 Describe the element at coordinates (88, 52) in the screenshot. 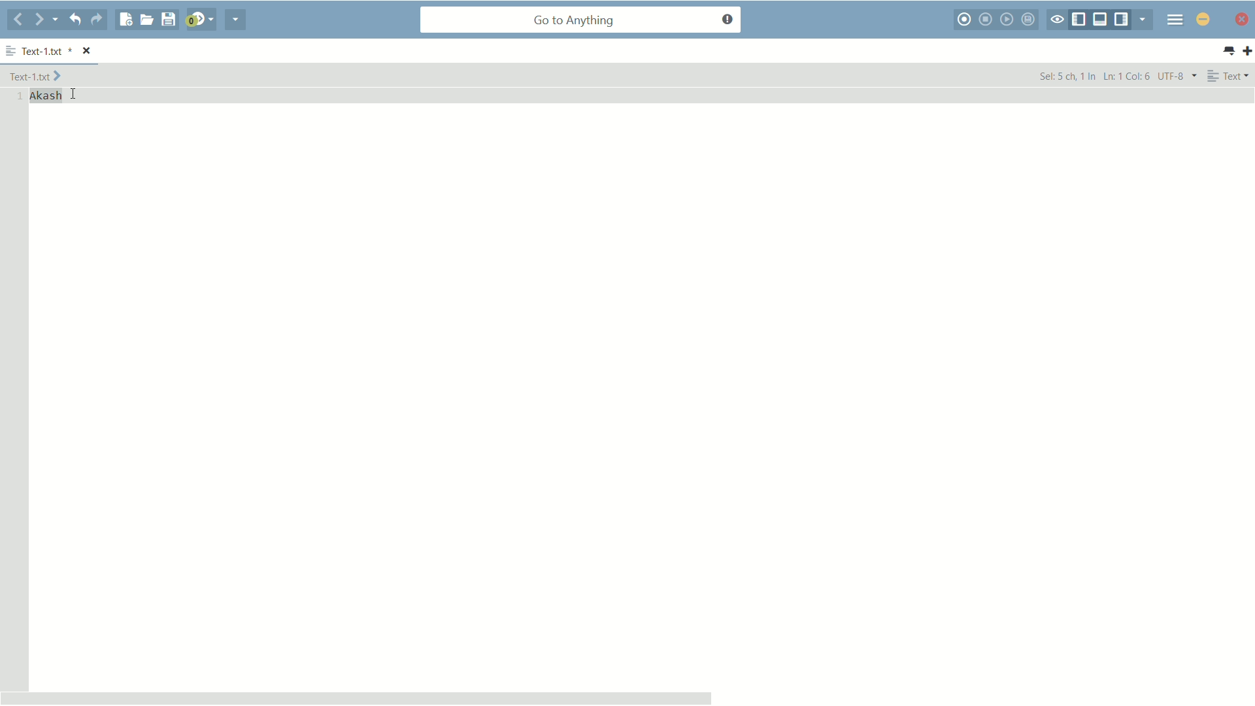

I see `close file` at that location.